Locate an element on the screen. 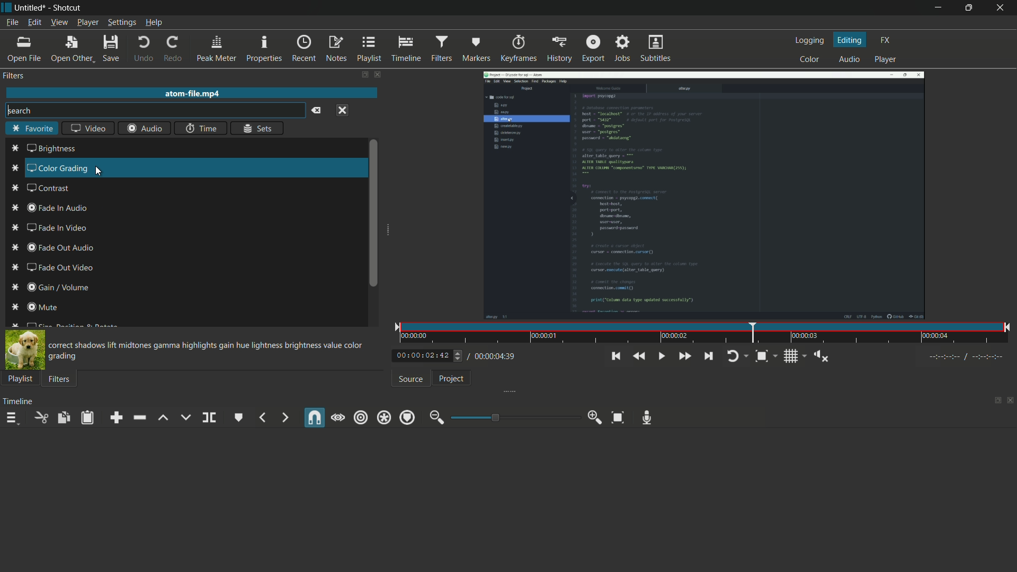 This screenshot has width=1017, height=572. mute is located at coordinates (43, 306).